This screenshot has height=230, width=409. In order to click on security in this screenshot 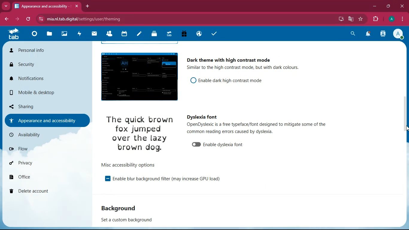, I will do `click(39, 64)`.